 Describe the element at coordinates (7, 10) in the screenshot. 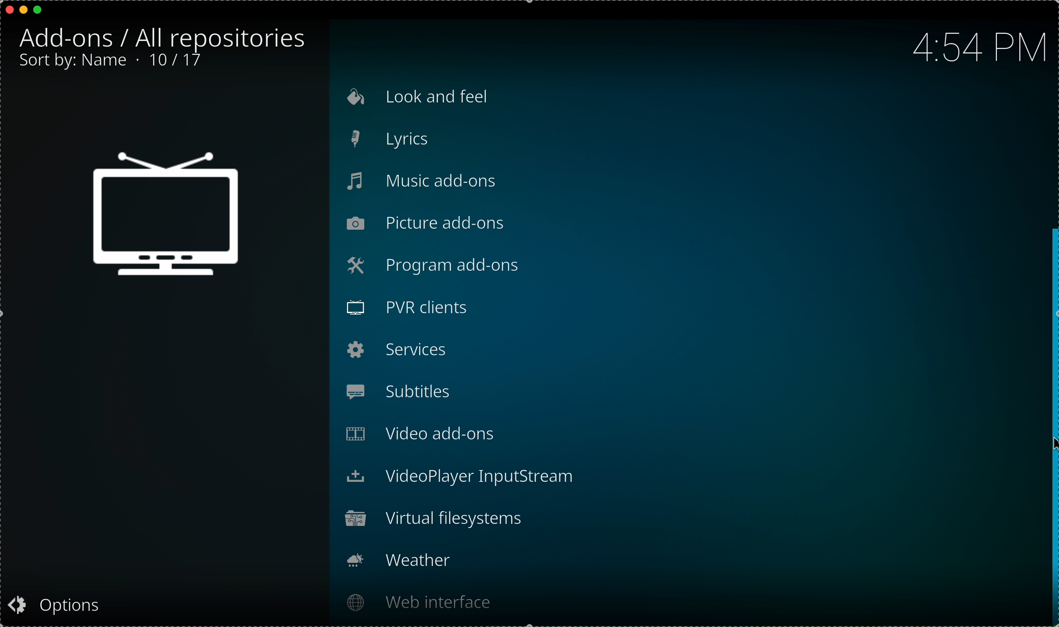

I see `close` at that location.